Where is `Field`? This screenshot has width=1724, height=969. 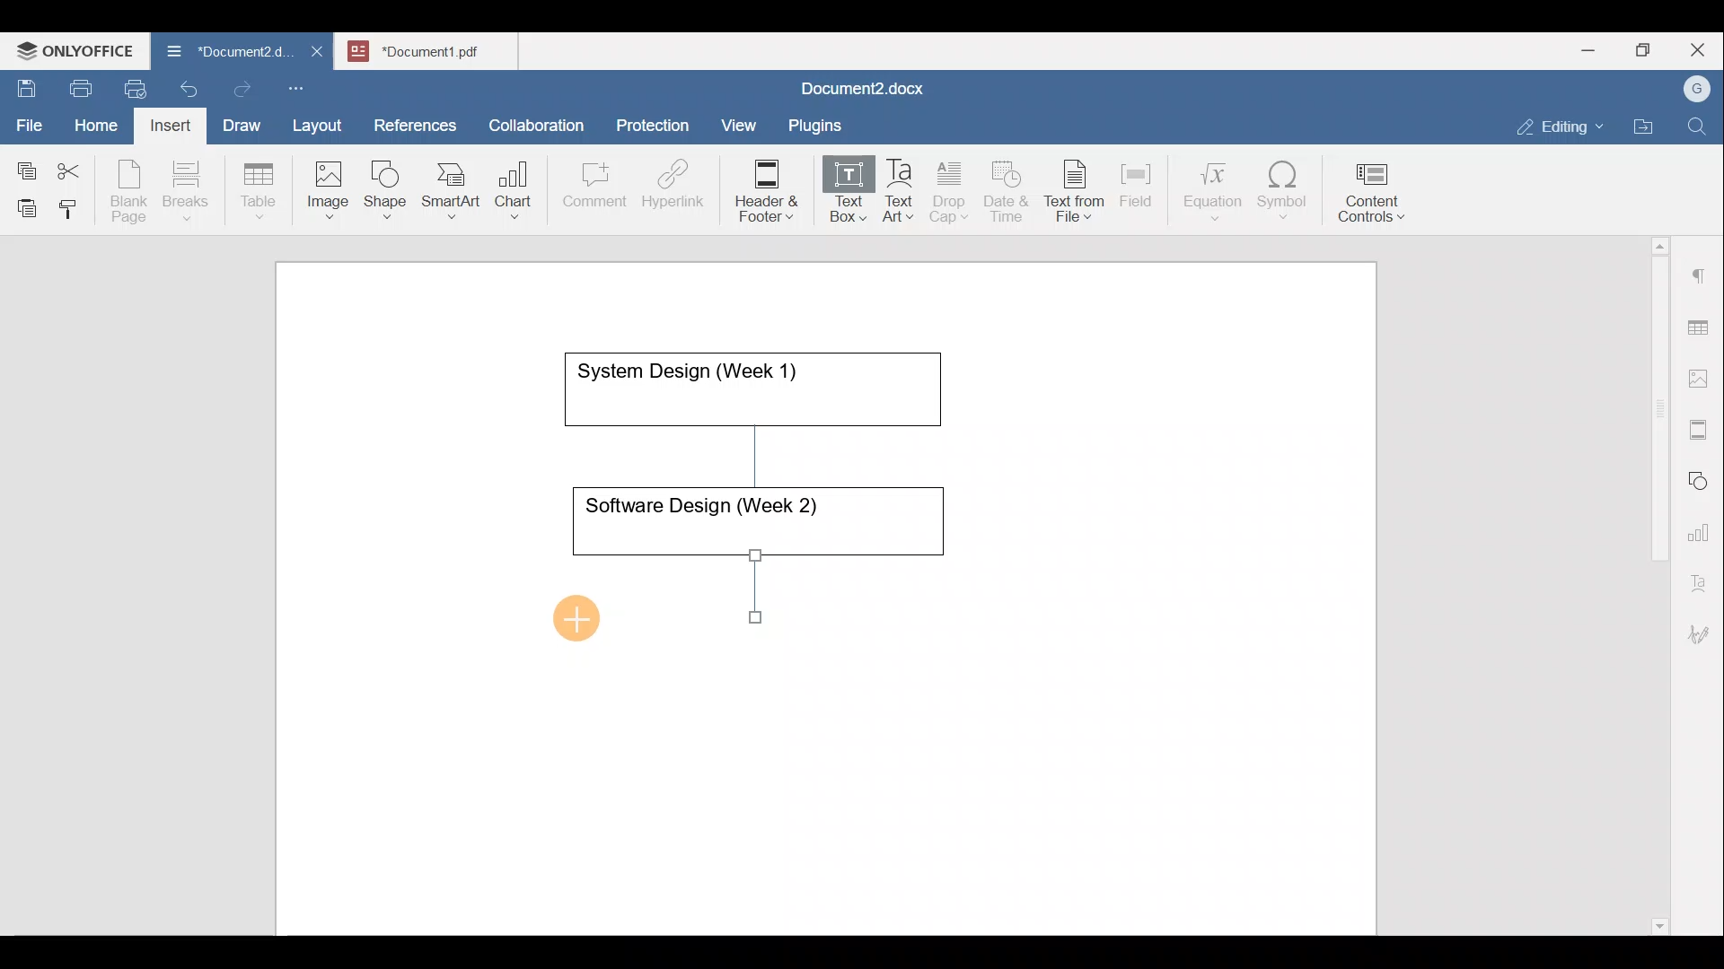
Field is located at coordinates (1136, 182).